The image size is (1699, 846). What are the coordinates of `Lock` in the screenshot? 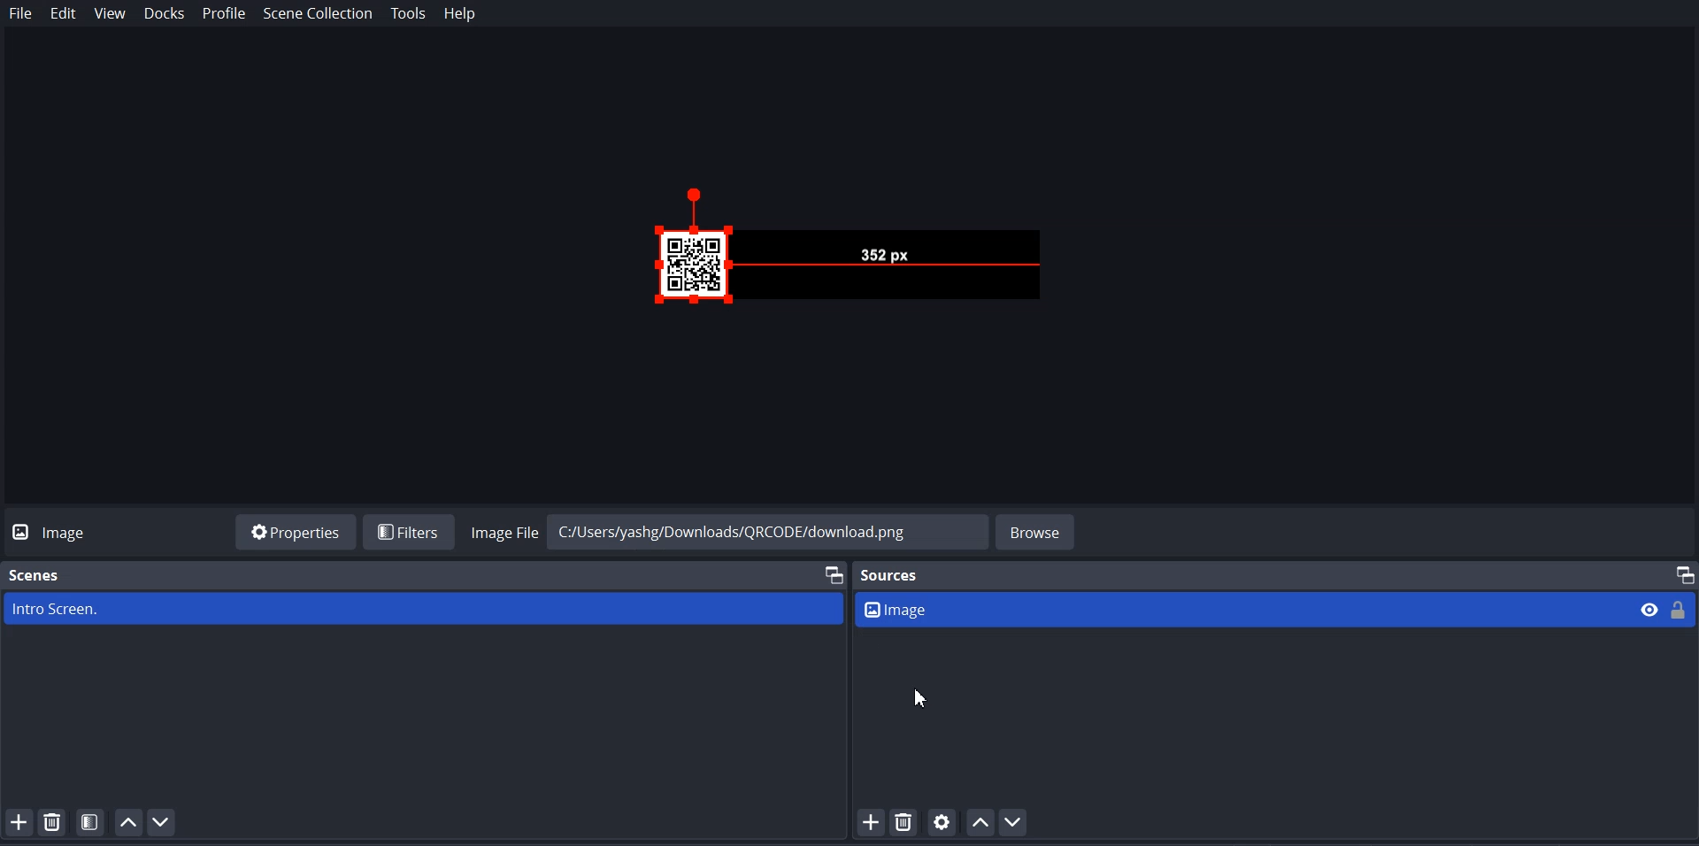 It's located at (1680, 608).